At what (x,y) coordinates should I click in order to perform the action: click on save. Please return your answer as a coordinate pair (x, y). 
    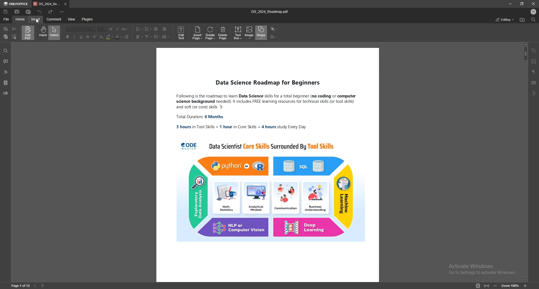
    Looking at the image, I should click on (6, 12).